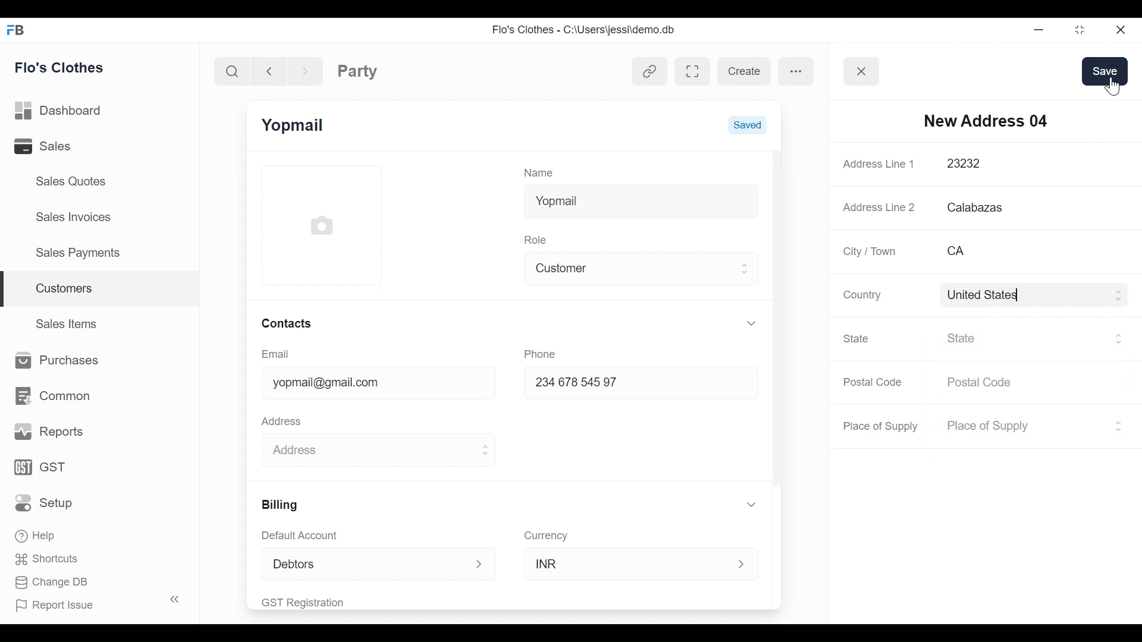 The height and width of the screenshot is (642, 1142). Describe the element at coordinates (862, 71) in the screenshot. I see `` at that location.